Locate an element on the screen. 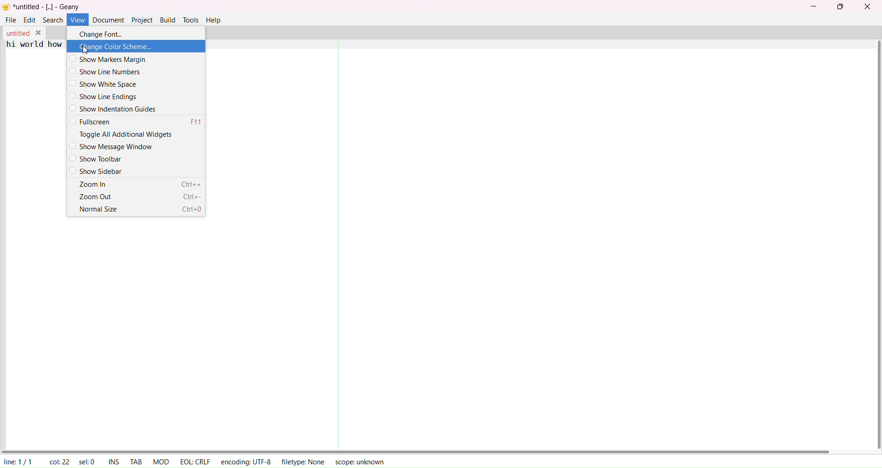  hi world text is located at coordinates (35, 50).